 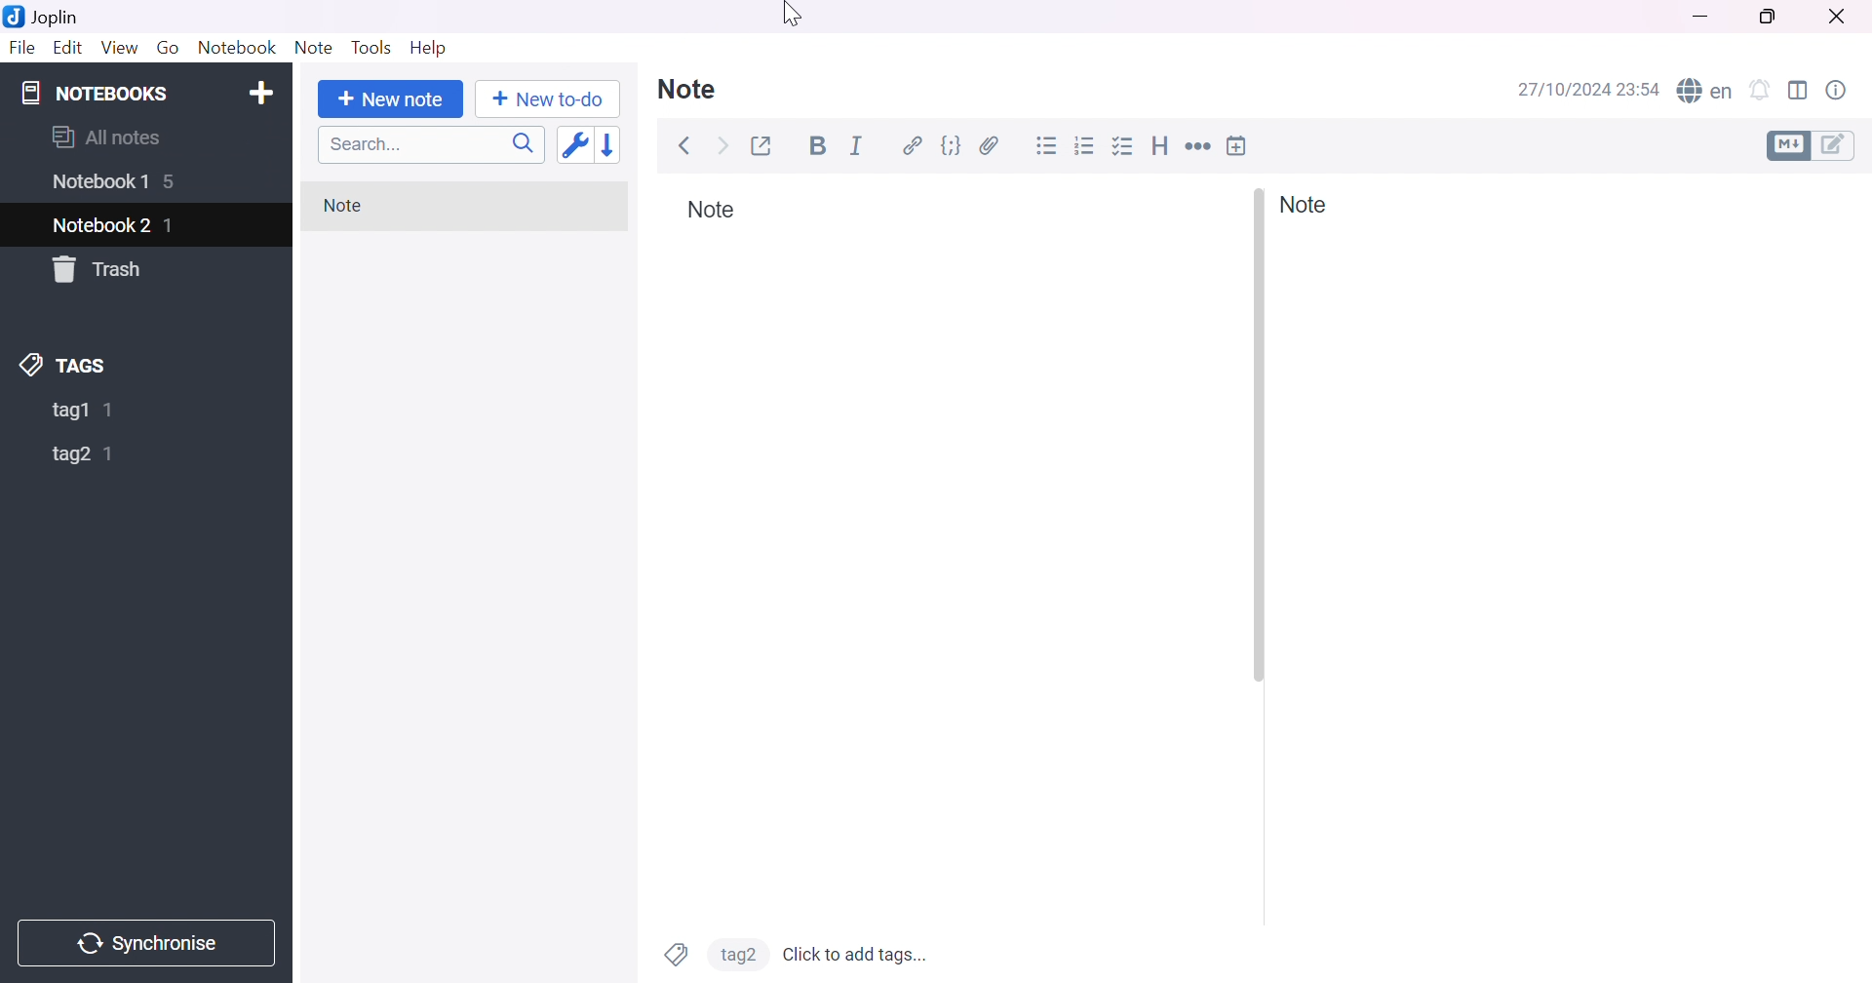 I want to click on tag2, so click(x=736, y=953).